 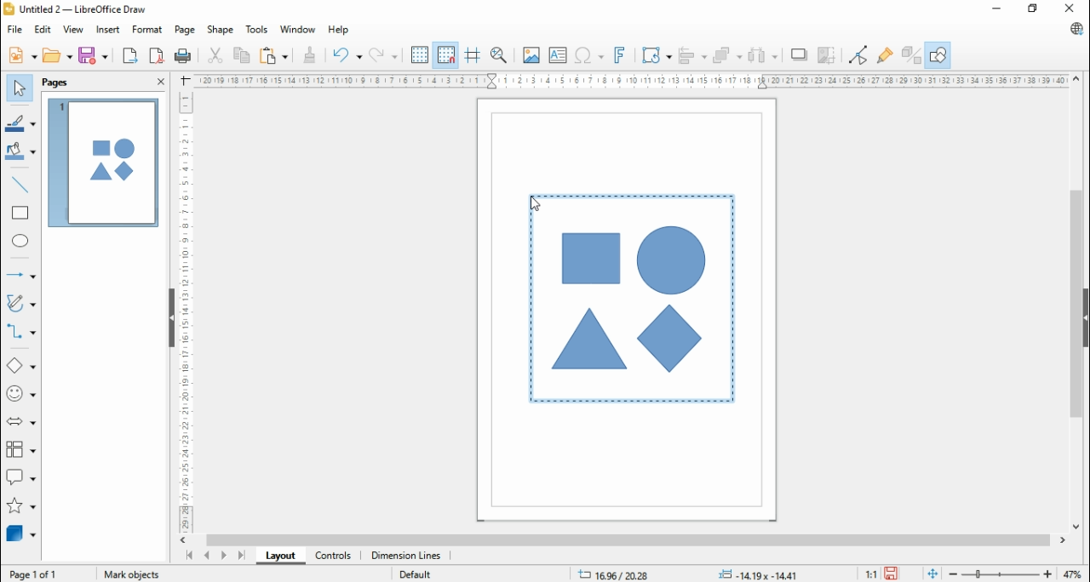 What do you see at coordinates (445, 54) in the screenshot?
I see `snap to grids` at bounding box center [445, 54].